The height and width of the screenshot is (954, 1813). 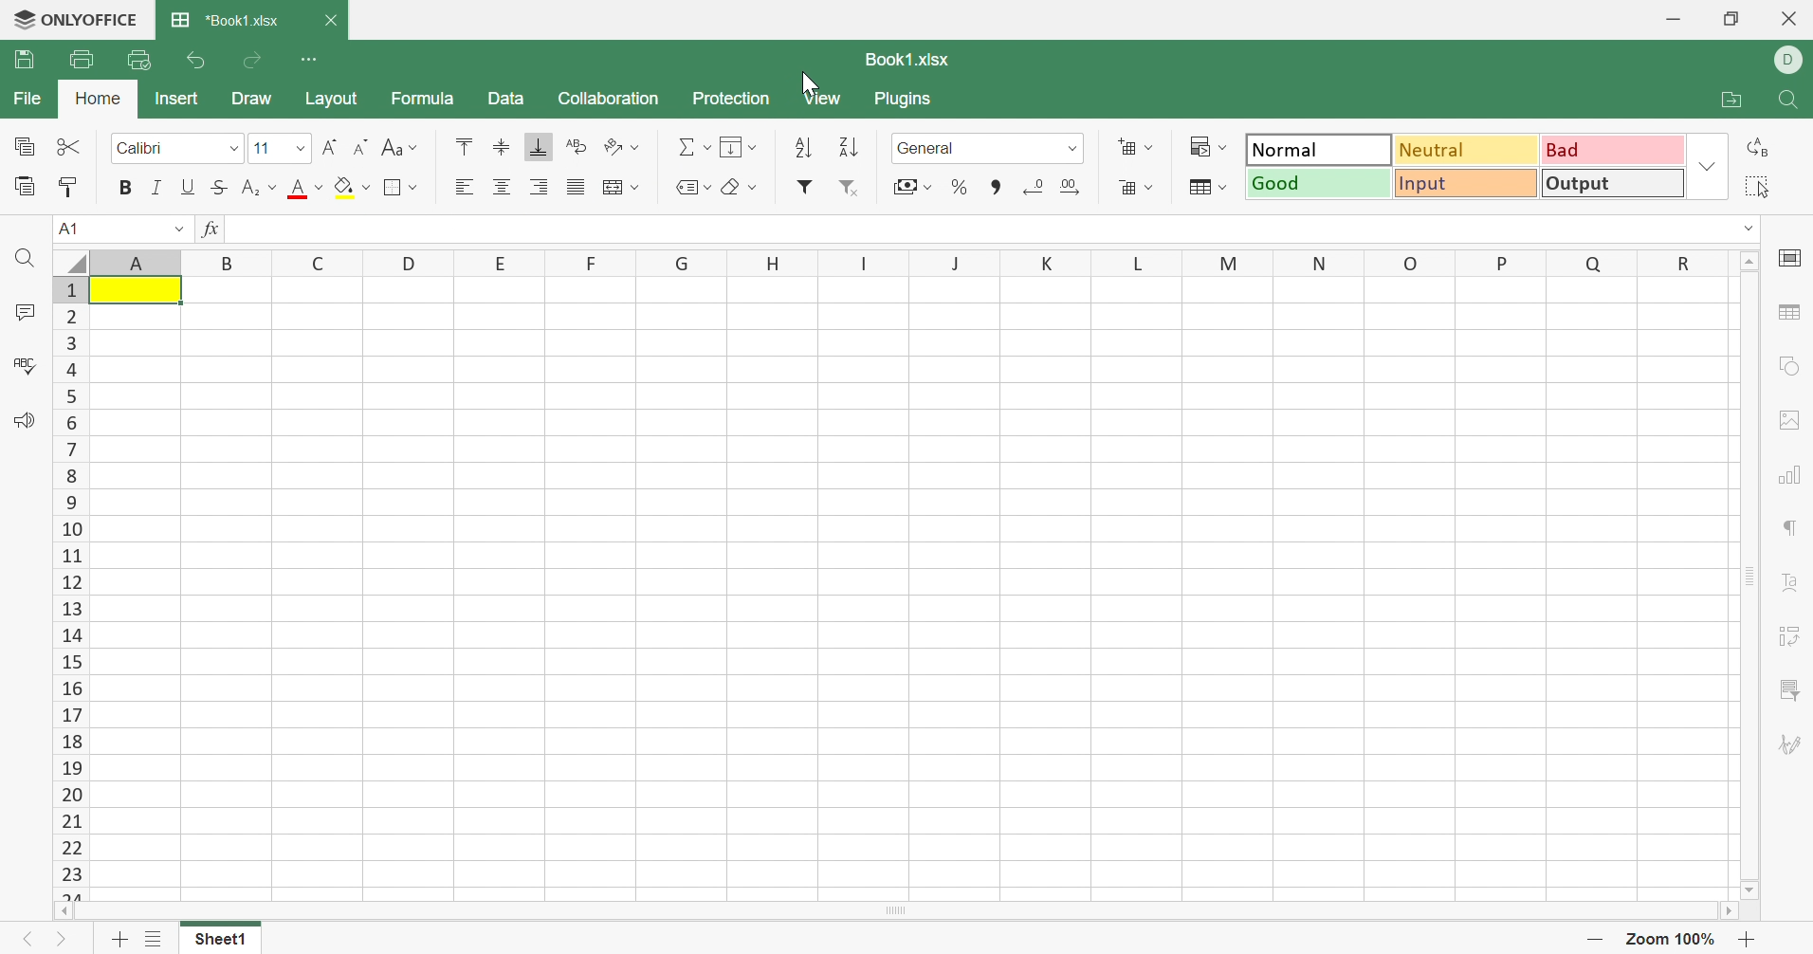 What do you see at coordinates (331, 98) in the screenshot?
I see `Layout` at bounding box center [331, 98].